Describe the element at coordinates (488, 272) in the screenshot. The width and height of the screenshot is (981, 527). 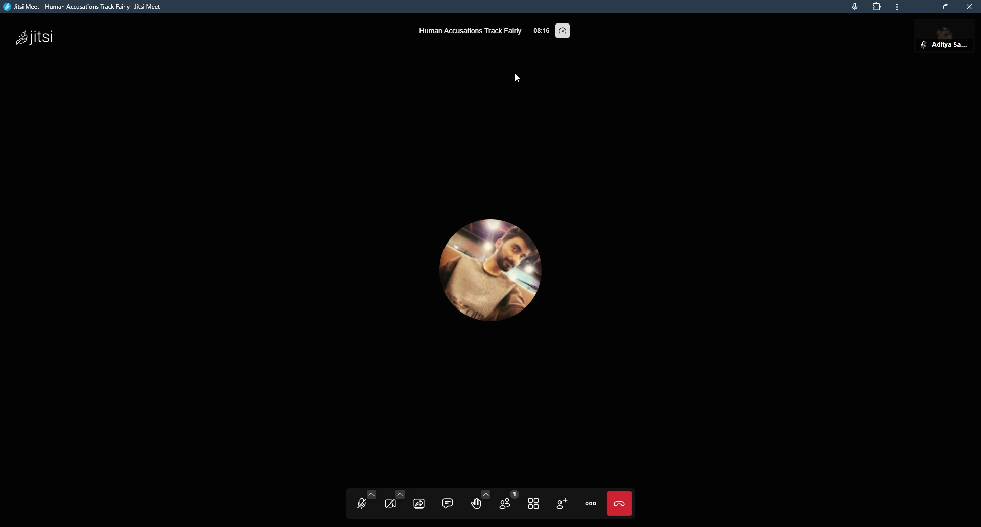
I see `profile` at that location.